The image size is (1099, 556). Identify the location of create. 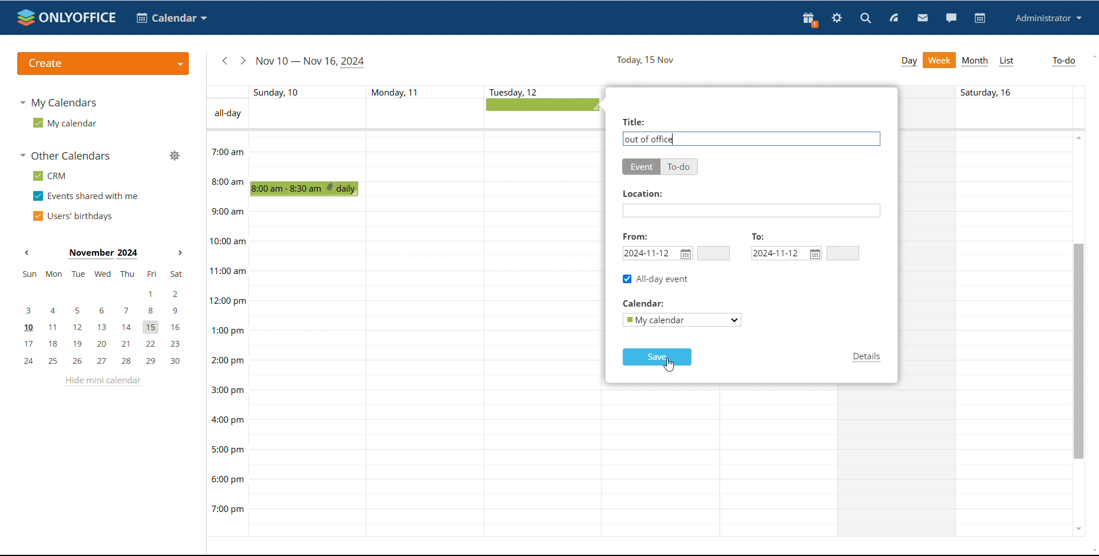
(102, 63).